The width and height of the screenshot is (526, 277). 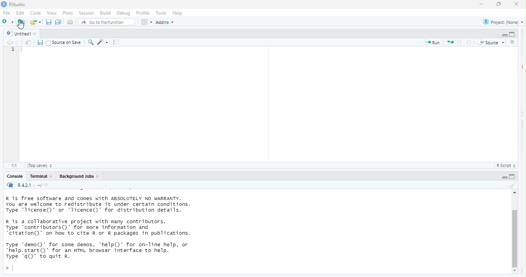 I want to click on save current document, so click(x=40, y=42).